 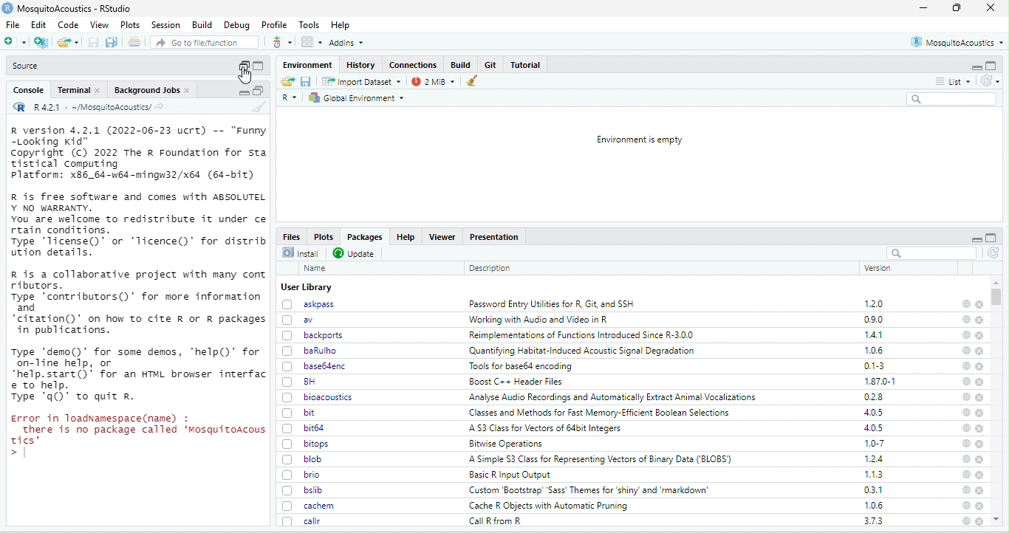 What do you see at coordinates (259, 107) in the screenshot?
I see `clear console` at bounding box center [259, 107].